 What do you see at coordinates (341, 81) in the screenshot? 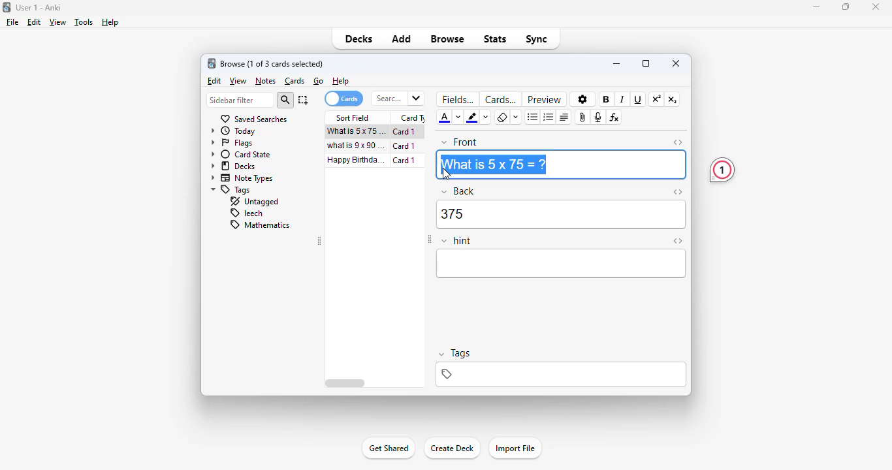
I see `help` at bounding box center [341, 81].